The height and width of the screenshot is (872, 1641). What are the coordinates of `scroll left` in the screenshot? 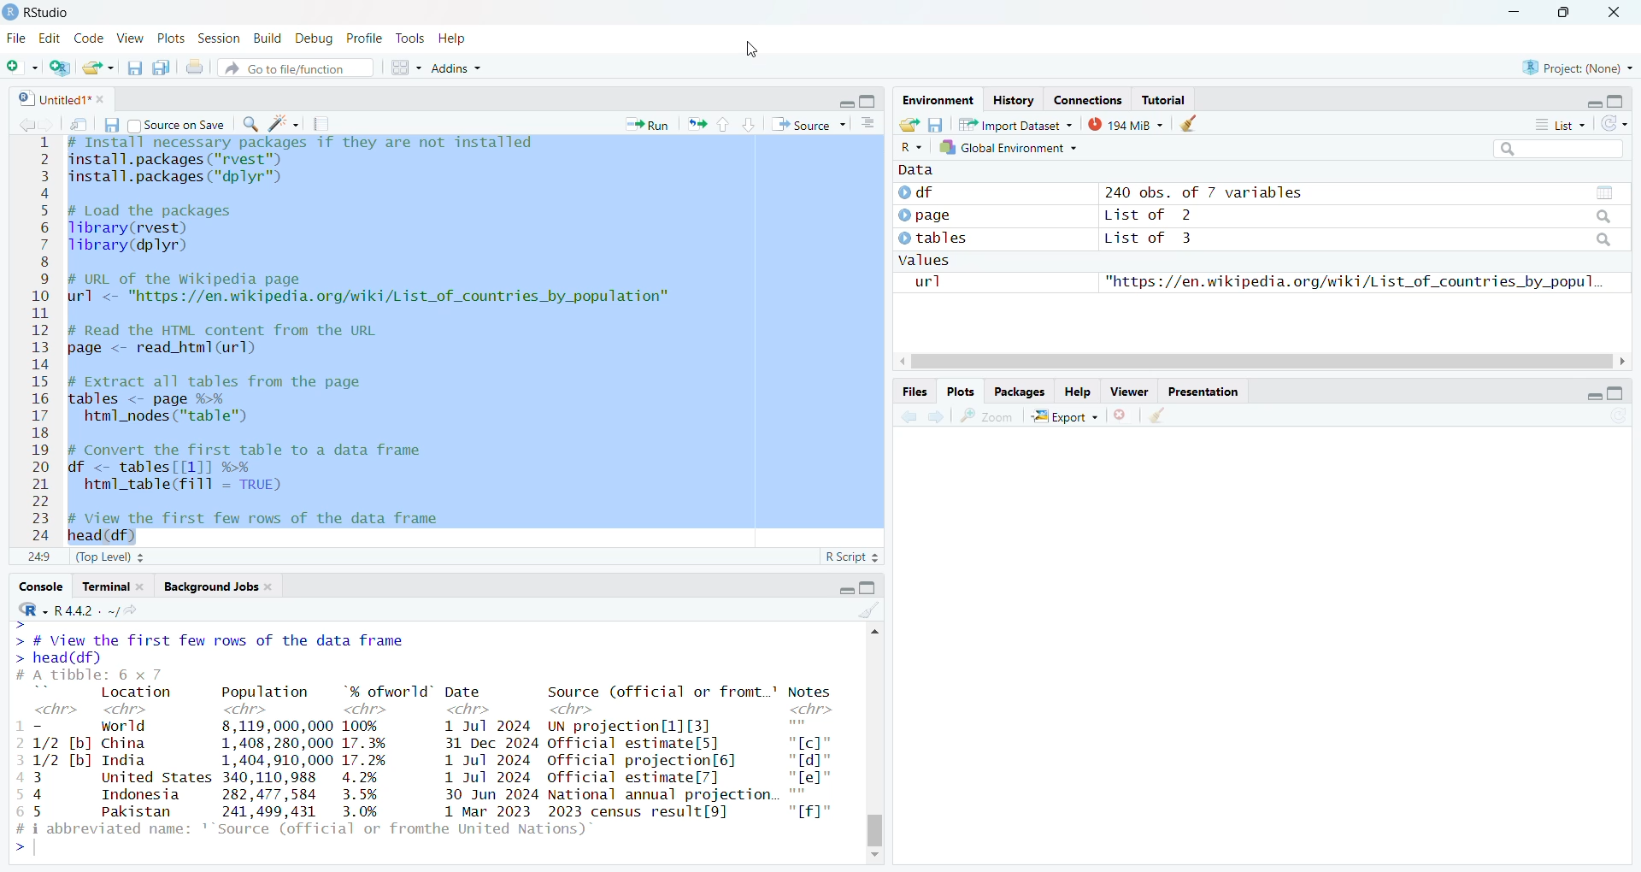 It's located at (901, 362).